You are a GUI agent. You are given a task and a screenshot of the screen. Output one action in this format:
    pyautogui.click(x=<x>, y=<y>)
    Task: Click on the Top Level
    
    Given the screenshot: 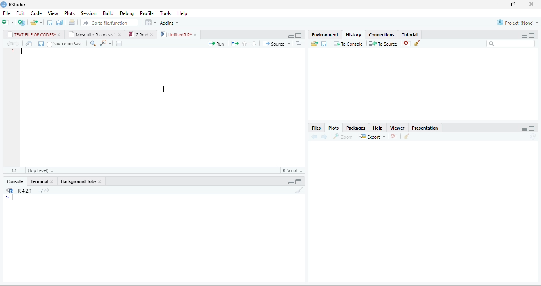 What is the action you would take?
    pyautogui.click(x=40, y=170)
    